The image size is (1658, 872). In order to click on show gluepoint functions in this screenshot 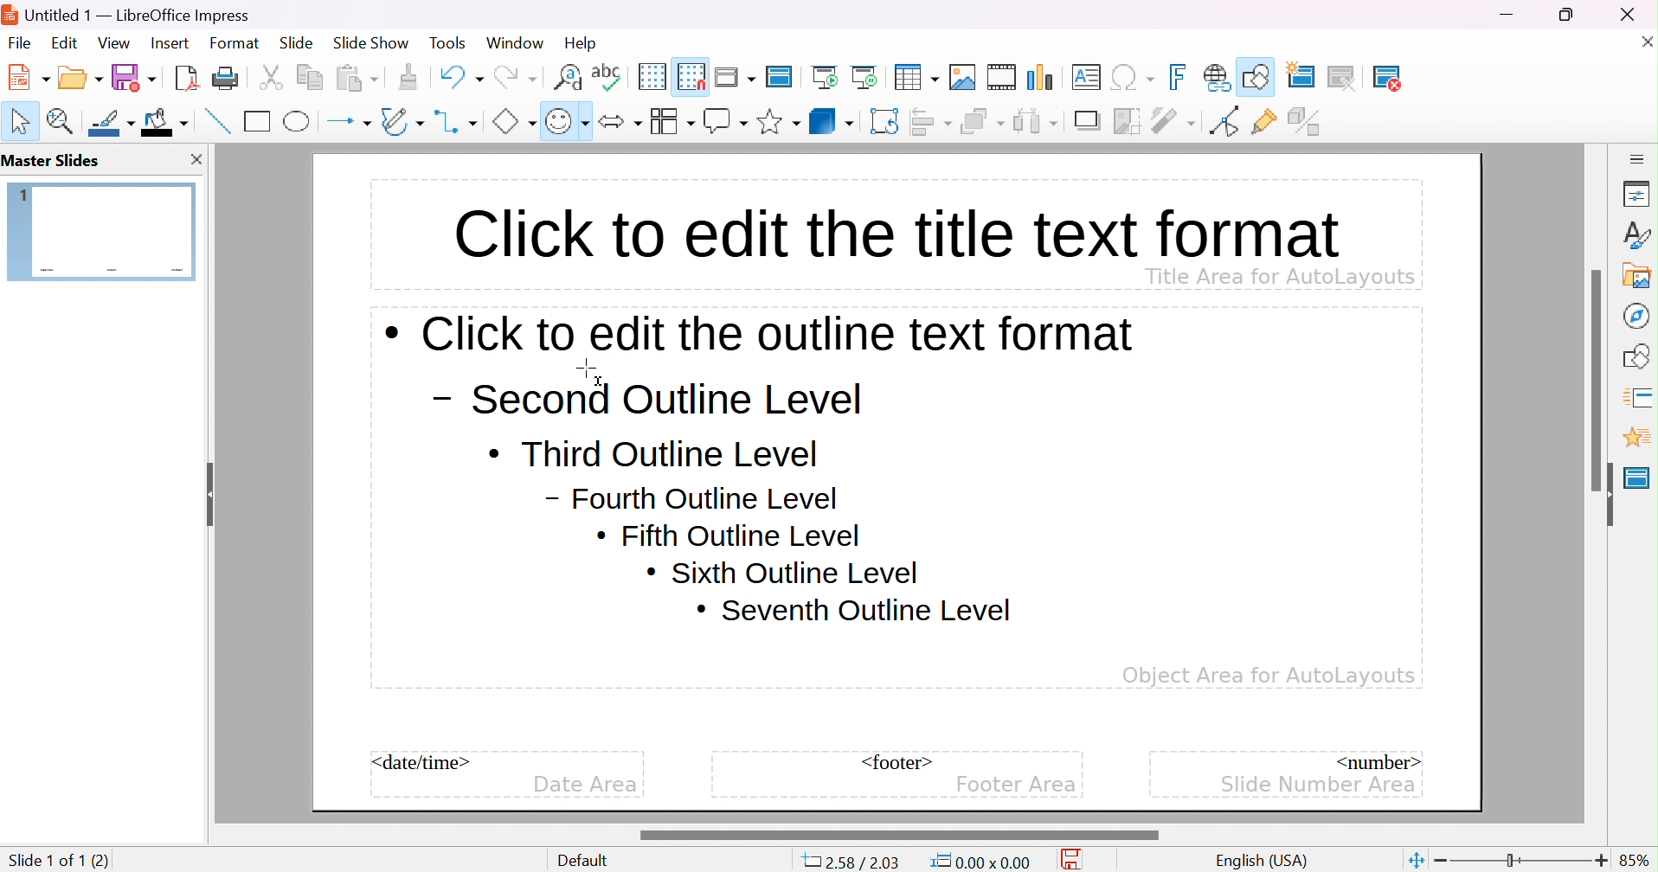, I will do `click(1264, 122)`.